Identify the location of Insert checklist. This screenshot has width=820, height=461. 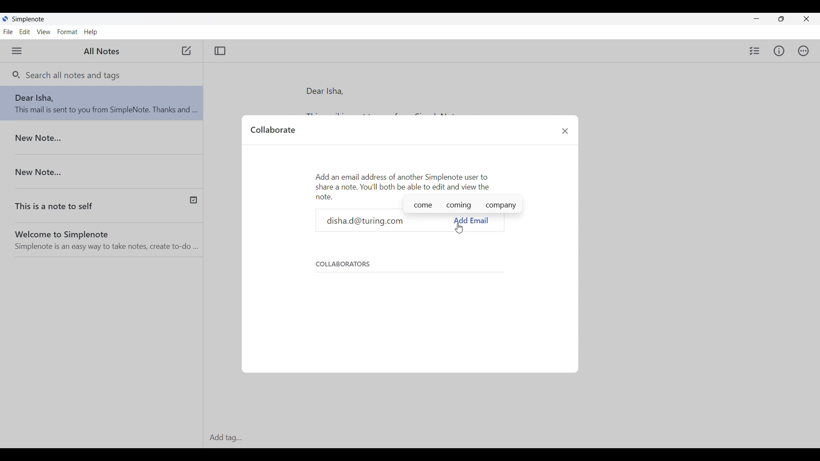
(755, 50).